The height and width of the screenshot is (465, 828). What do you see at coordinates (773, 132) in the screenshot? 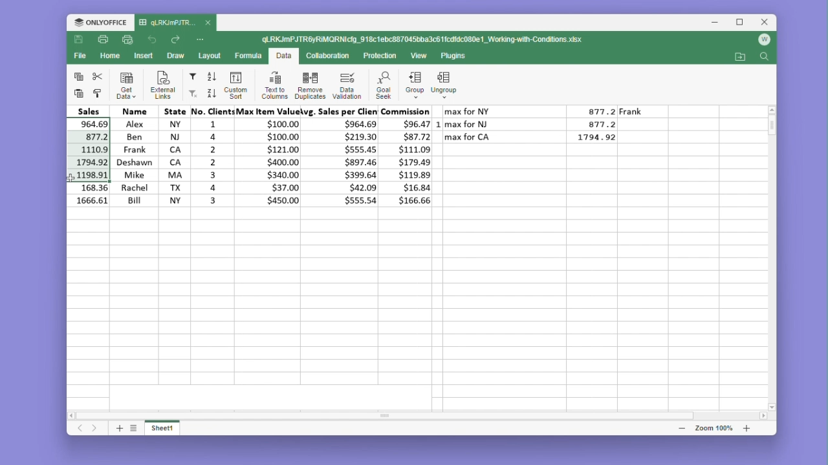
I see `Vertical scroll bar` at bounding box center [773, 132].